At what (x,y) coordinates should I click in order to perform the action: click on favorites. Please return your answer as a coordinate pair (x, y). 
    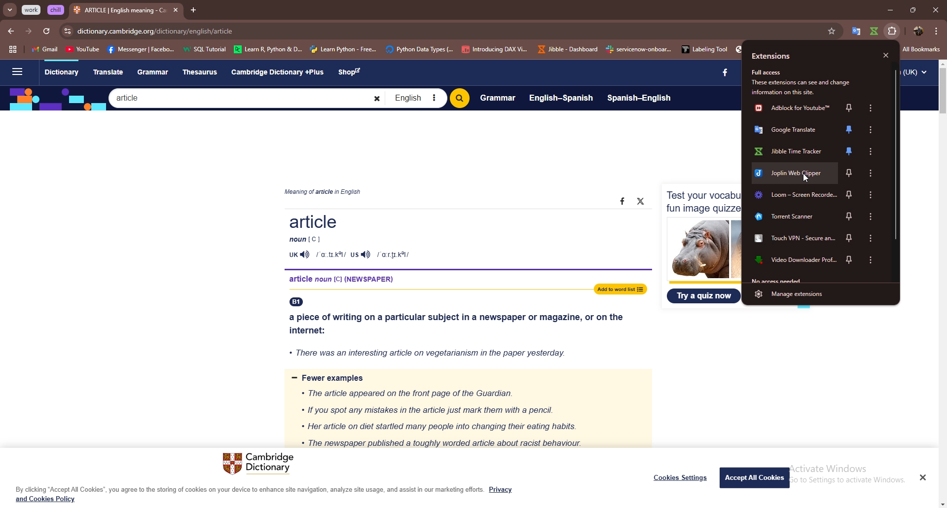
    Looking at the image, I should click on (833, 31).